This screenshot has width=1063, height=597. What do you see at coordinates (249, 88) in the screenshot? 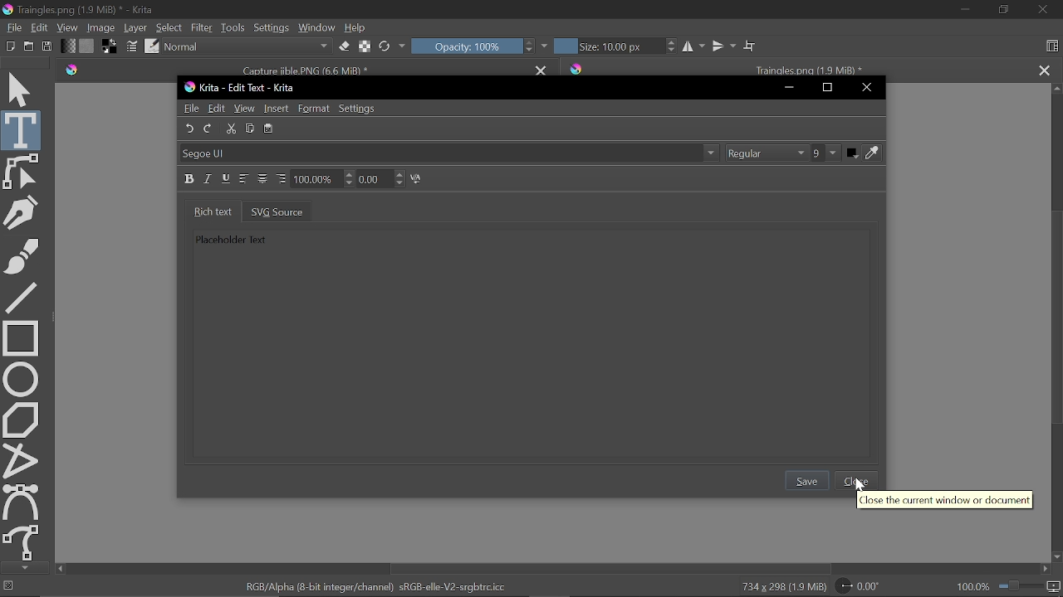
I see `Krita - Edit Text - Krita` at bounding box center [249, 88].